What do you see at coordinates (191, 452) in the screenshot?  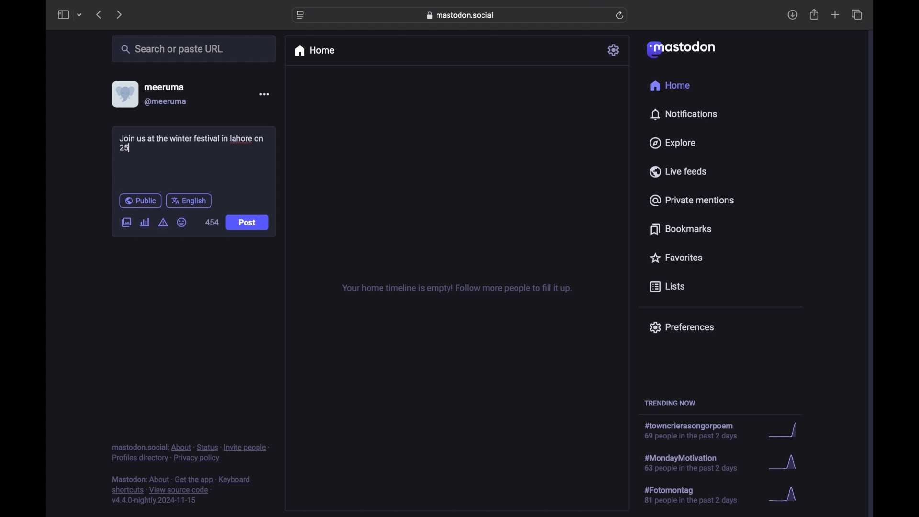 I see `footnote` at bounding box center [191, 452].